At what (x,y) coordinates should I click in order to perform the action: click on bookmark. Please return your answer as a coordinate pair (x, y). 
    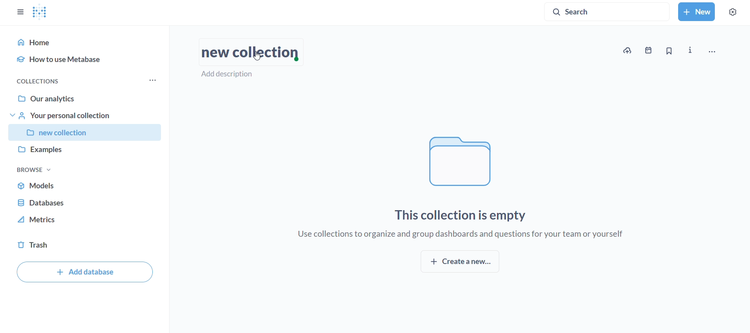
    Looking at the image, I should click on (669, 51).